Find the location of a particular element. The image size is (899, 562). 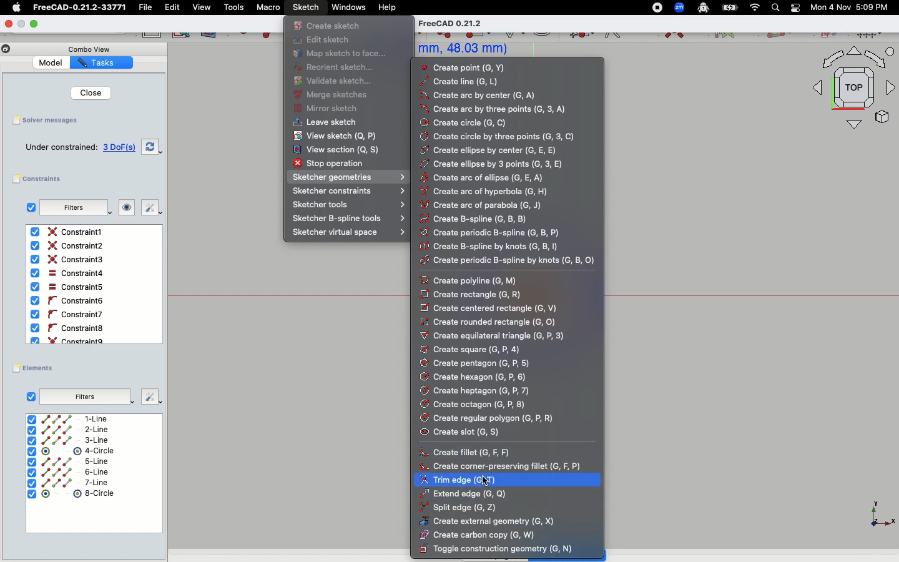

Create pentagon is located at coordinates (475, 363).